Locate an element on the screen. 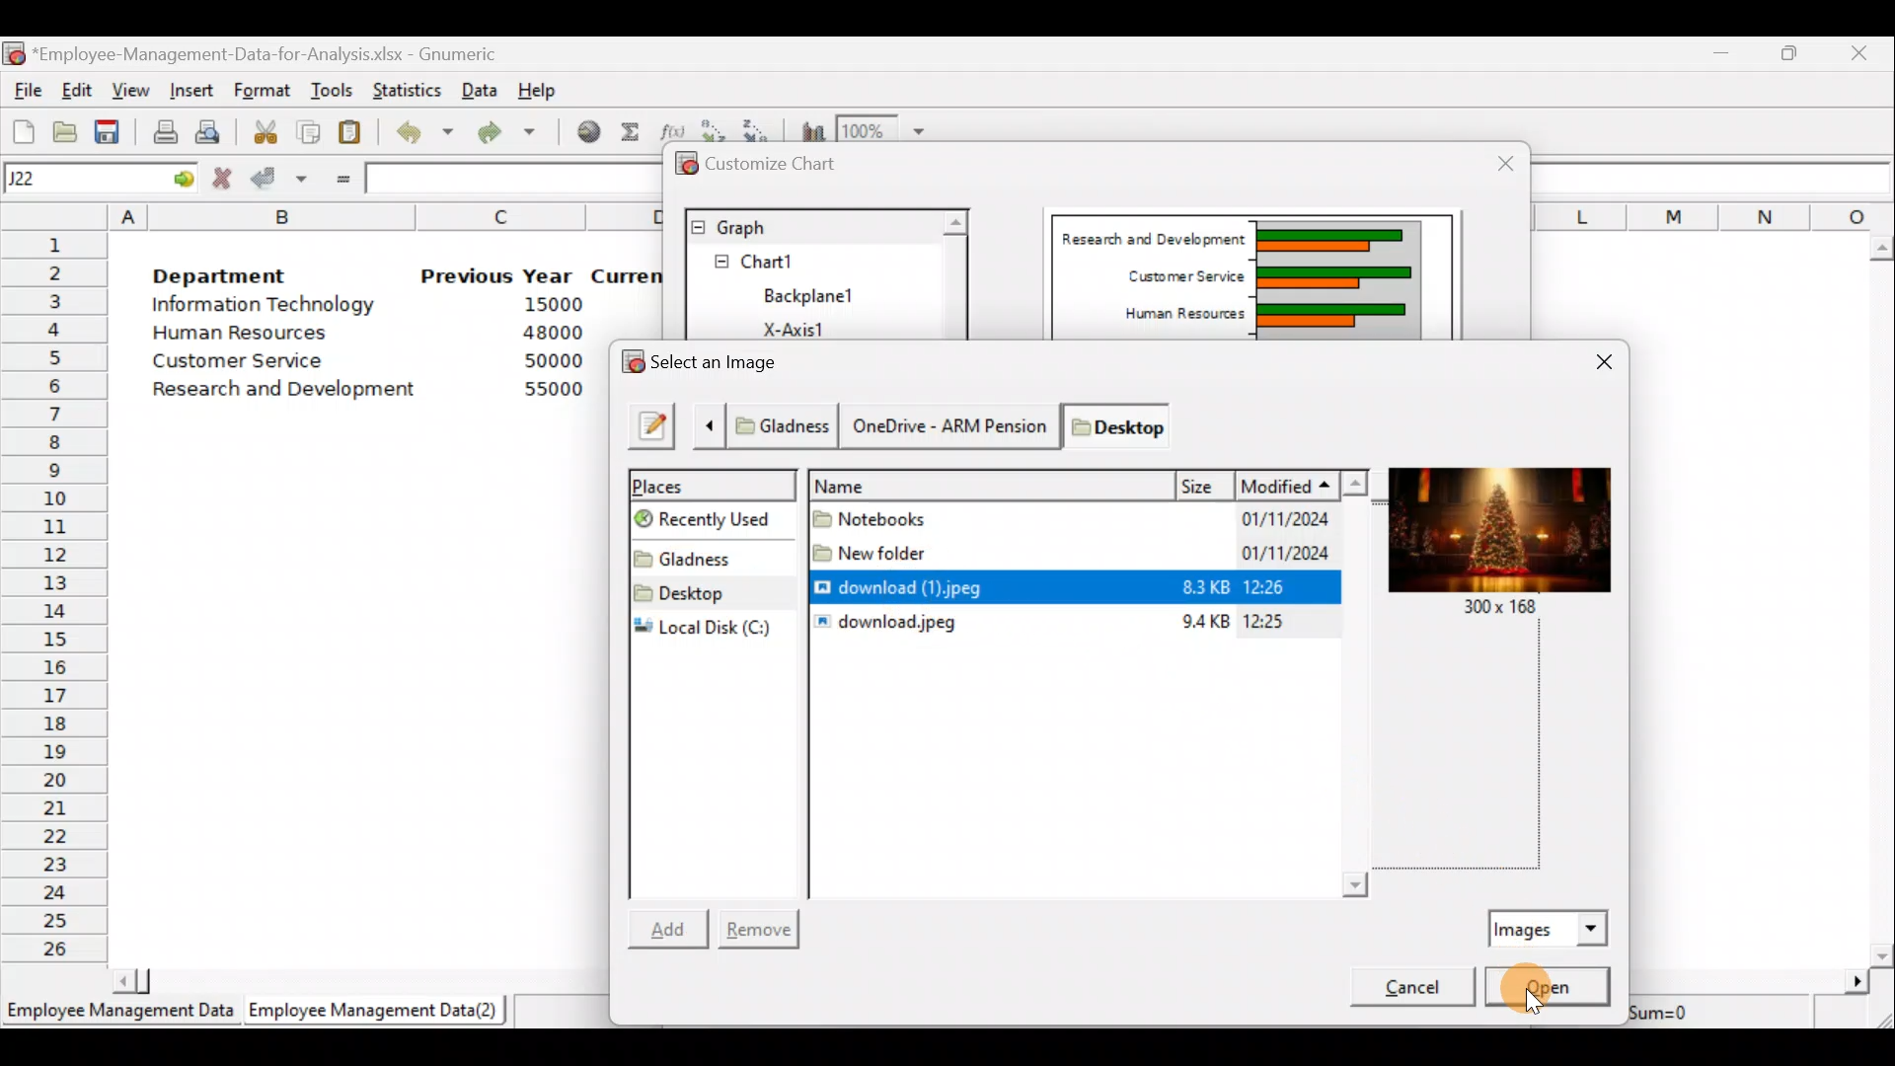 This screenshot has width=1895, height=1066. Edit a function in the current cell is located at coordinates (673, 128).